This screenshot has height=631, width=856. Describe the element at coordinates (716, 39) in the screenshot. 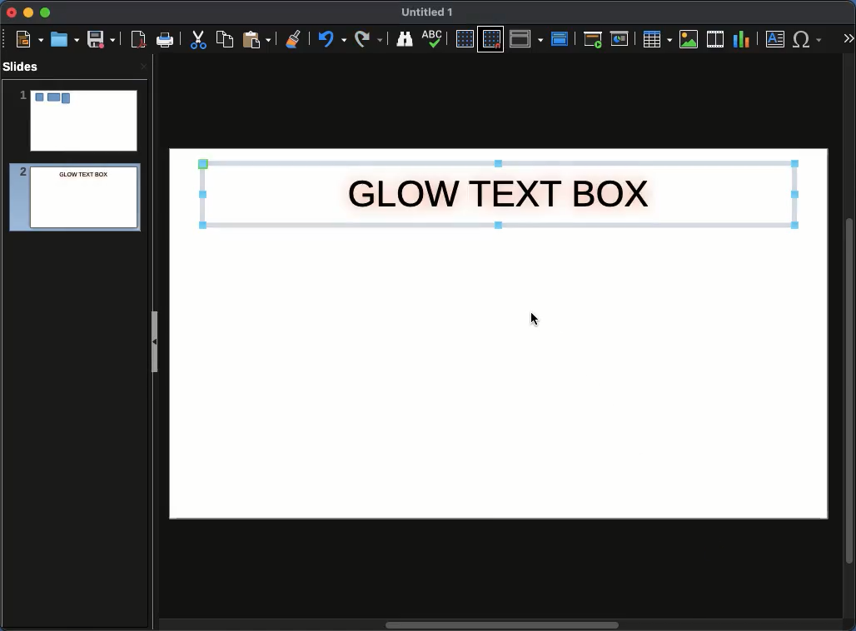

I see `Audio or video` at that location.